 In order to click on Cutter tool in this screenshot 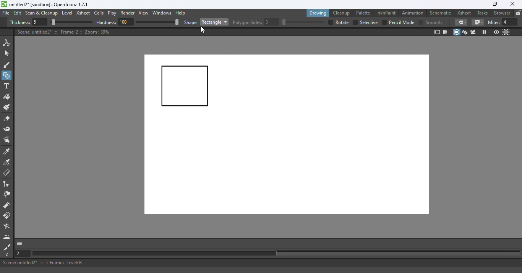, I will do `click(7, 247)`.